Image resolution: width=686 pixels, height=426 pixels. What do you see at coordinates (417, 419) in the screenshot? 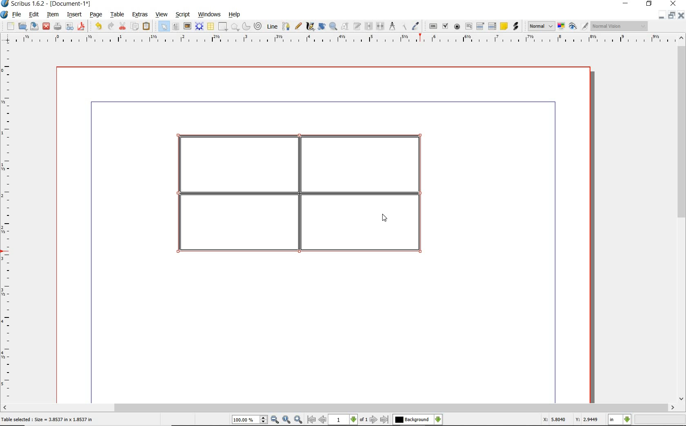
I see `select the current layer` at bounding box center [417, 419].